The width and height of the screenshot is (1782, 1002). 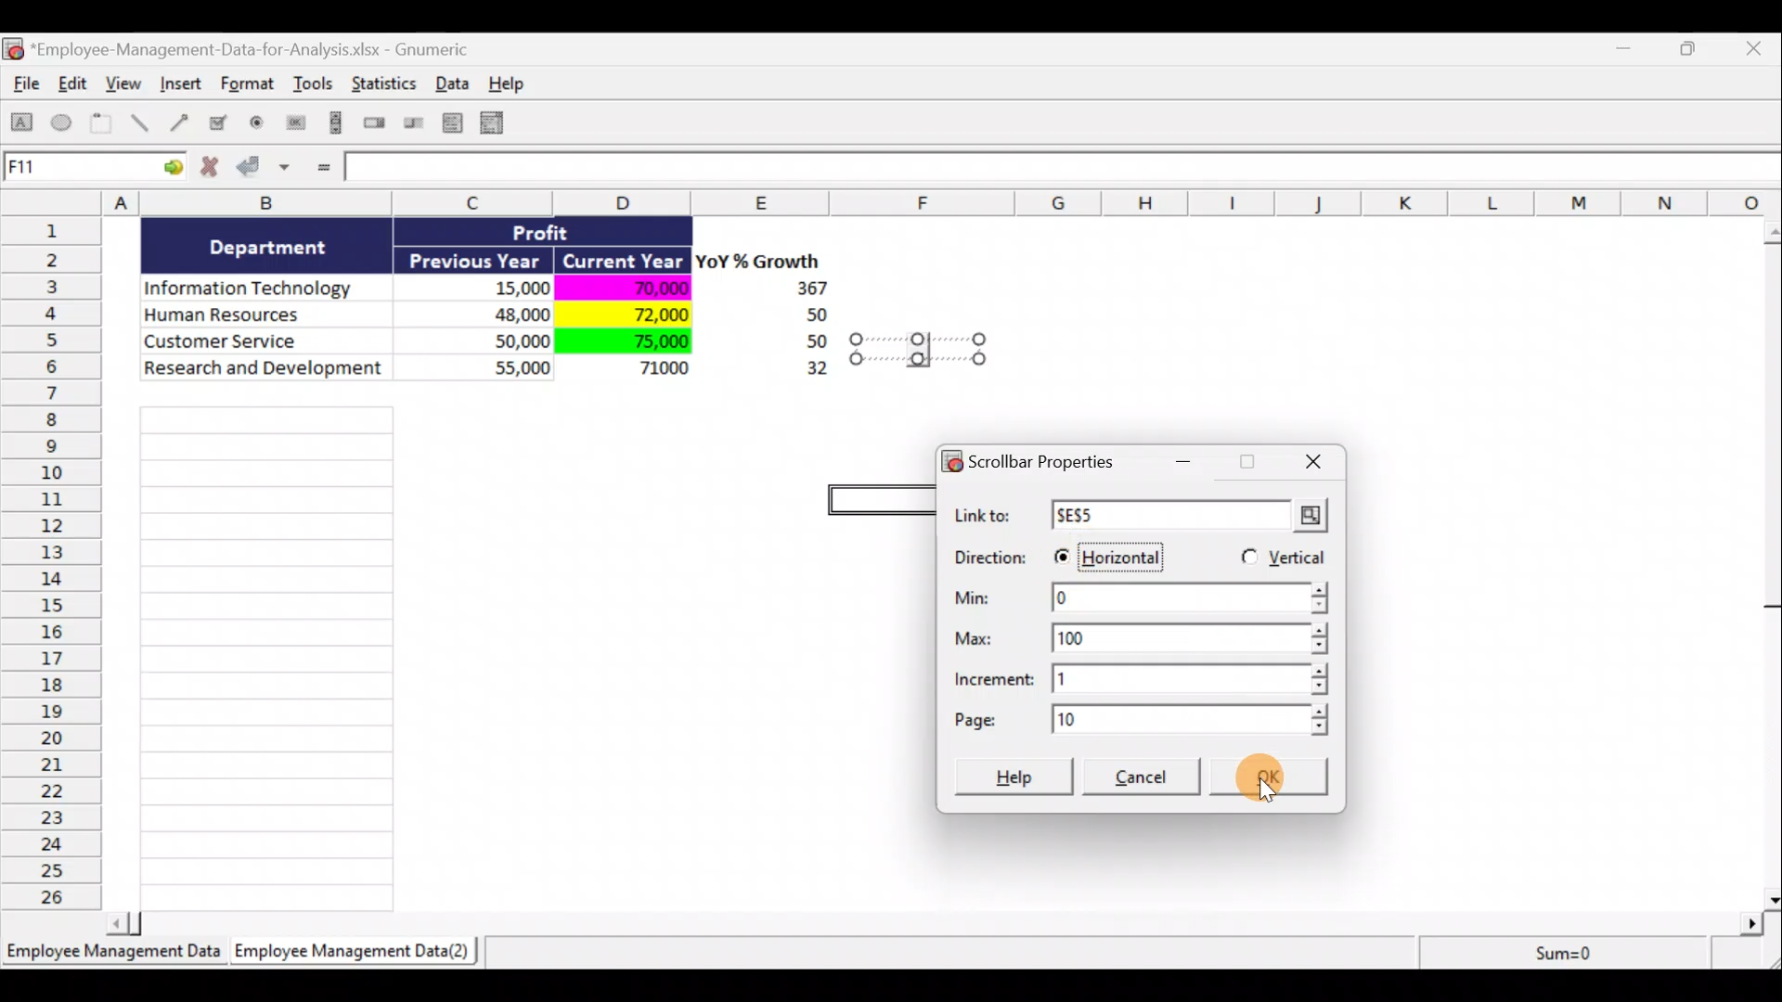 I want to click on Close, so click(x=1308, y=462).